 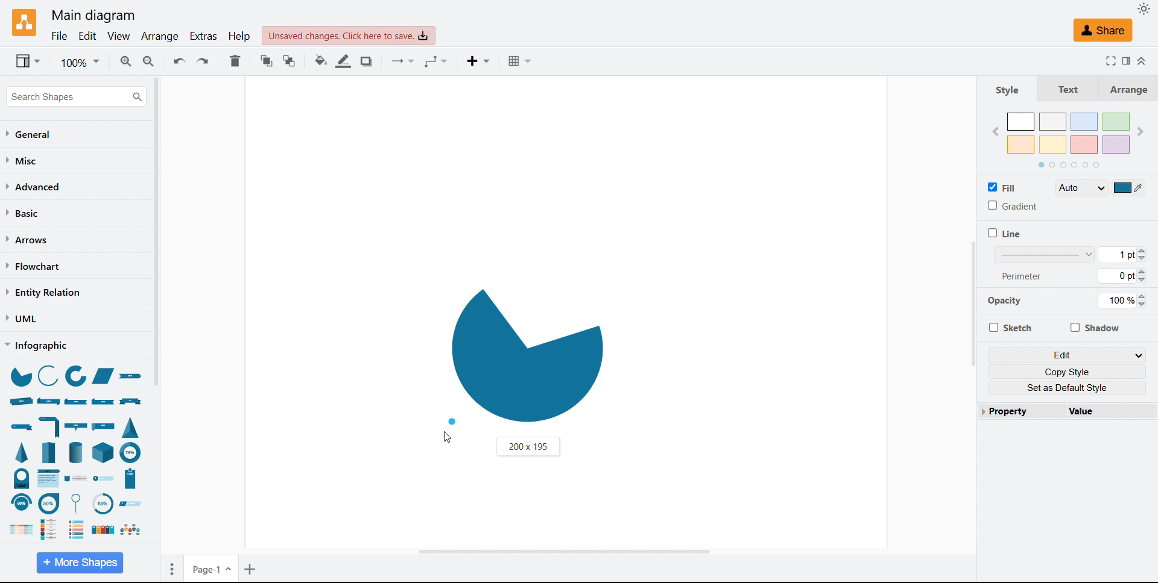 What do you see at coordinates (75, 426) in the screenshot?
I see `bar with callout` at bounding box center [75, 426].